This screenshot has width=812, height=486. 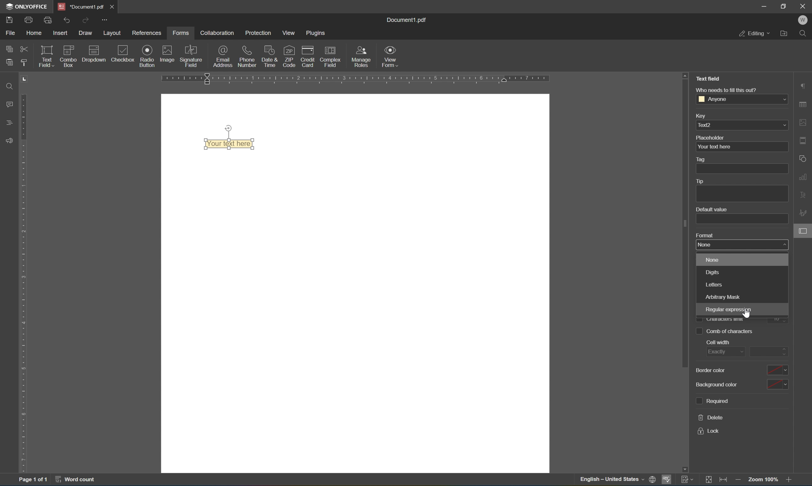 What do you see at coordinates (667, 479) in the screenshot?
I see `spell checking` at bounding box center [667, 479].